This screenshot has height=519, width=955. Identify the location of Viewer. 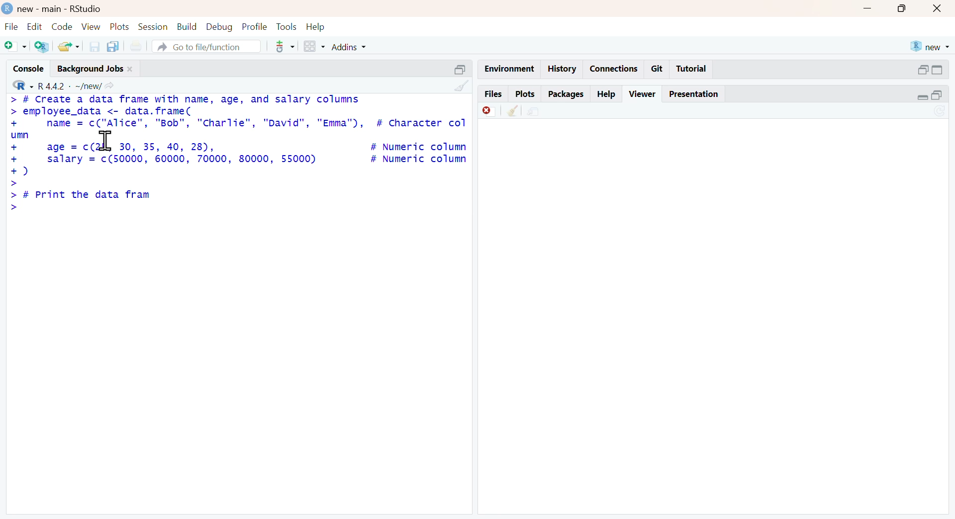
(642, 93).